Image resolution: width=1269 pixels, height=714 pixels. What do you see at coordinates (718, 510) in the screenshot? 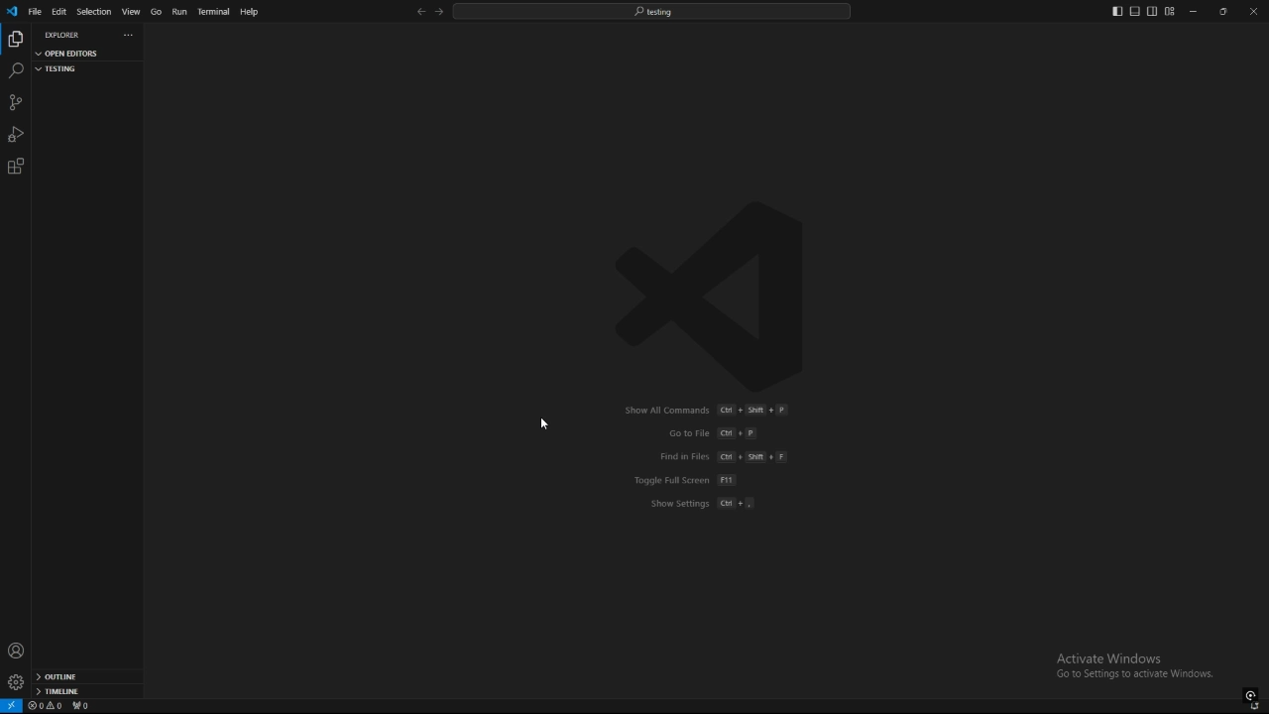
I see `Show Settings CTRL + ,` at bounding box center [718, 510].